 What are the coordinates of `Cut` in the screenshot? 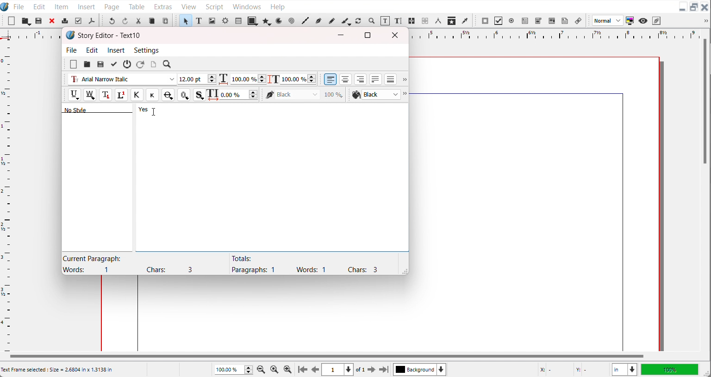 It's located at (138, 21).